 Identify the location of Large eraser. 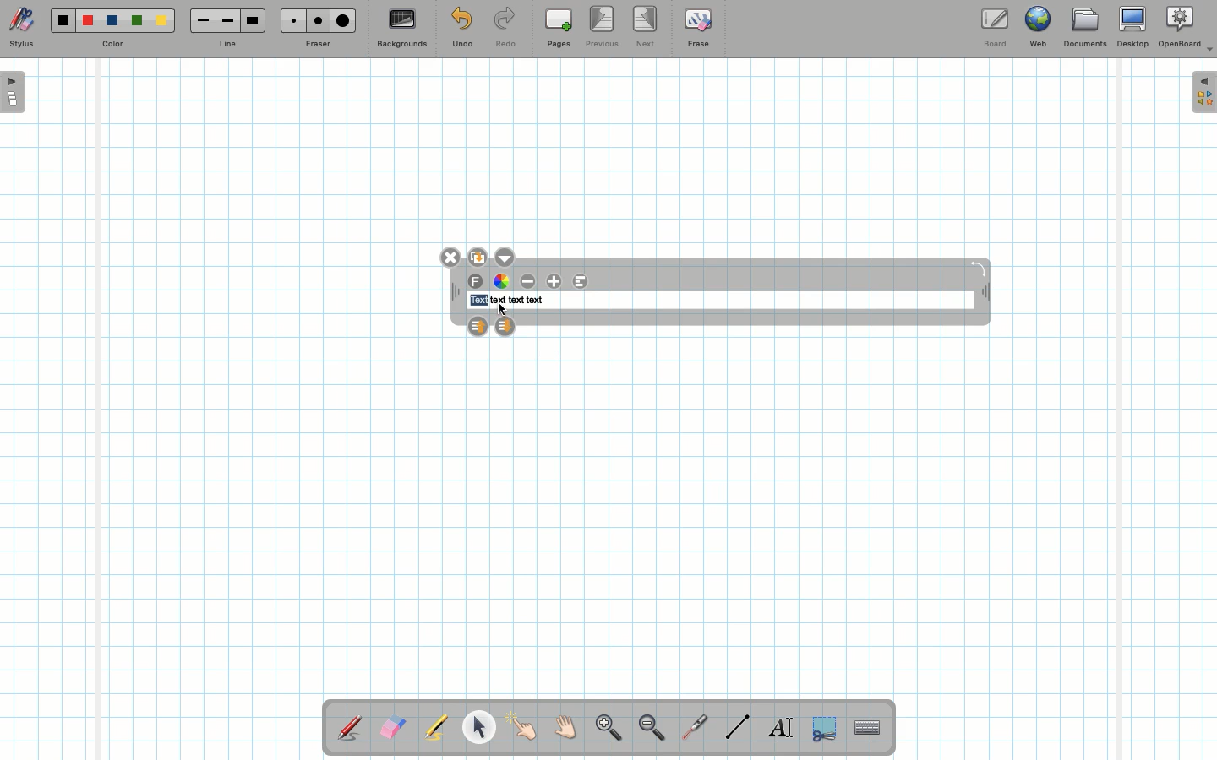
(343, 20).